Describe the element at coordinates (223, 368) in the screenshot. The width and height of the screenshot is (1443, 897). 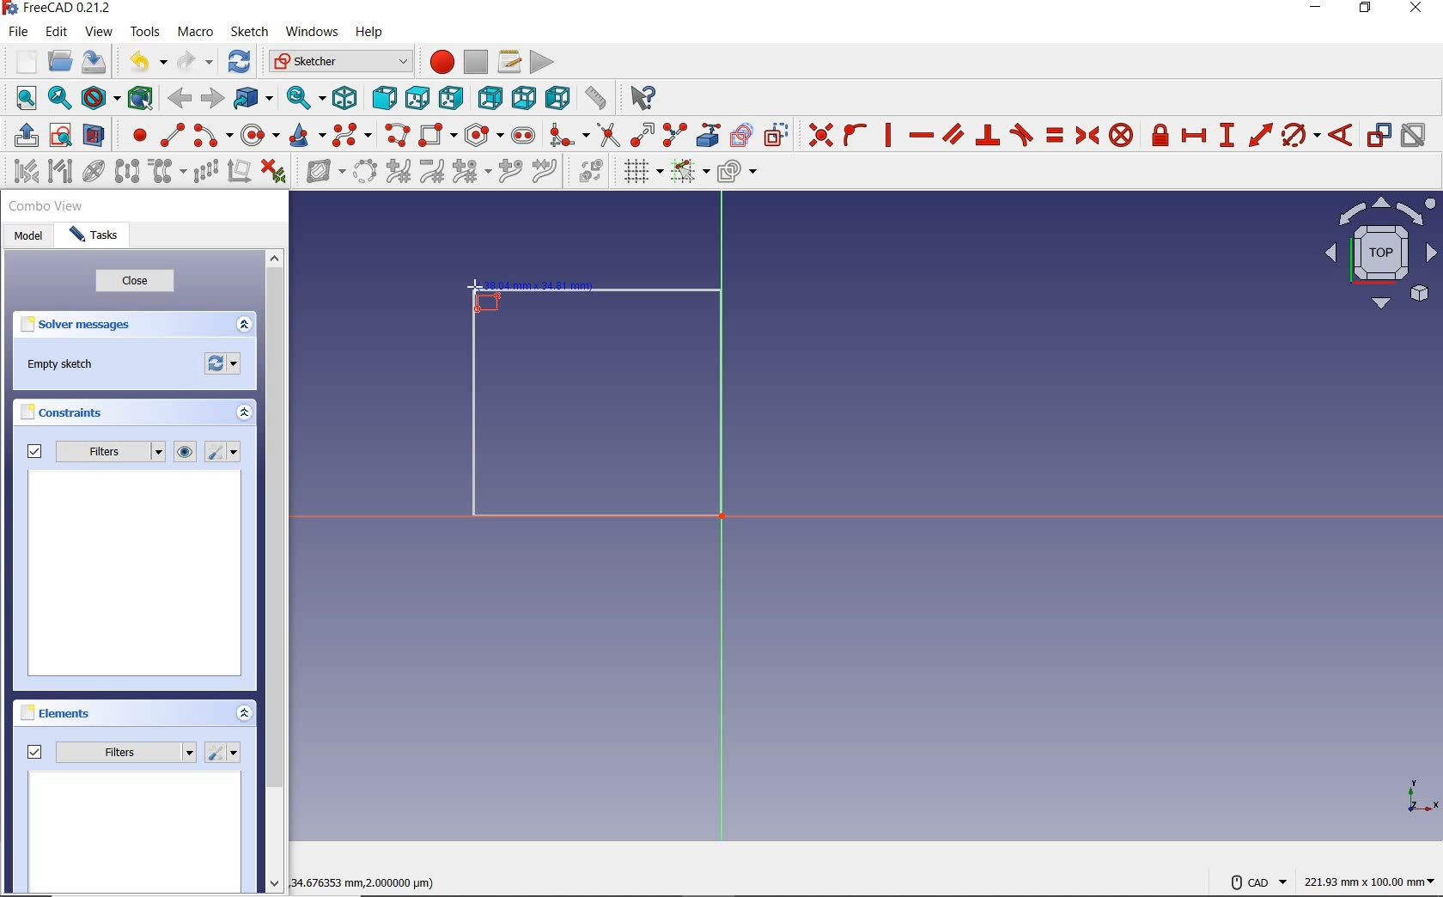
I see `forces recomputation of active document` at that location.